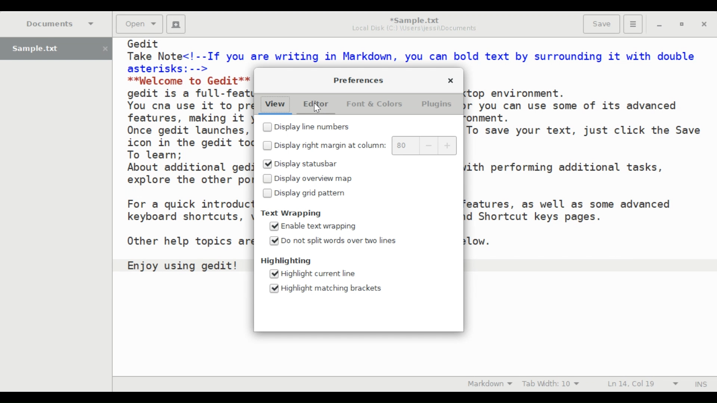 The width and height of the screenshot is (717, 403). What do you see at coordinates (306, 193) in the screenshot?
I see `(un)select Display grid pattern` at bounding box center [306, 193].